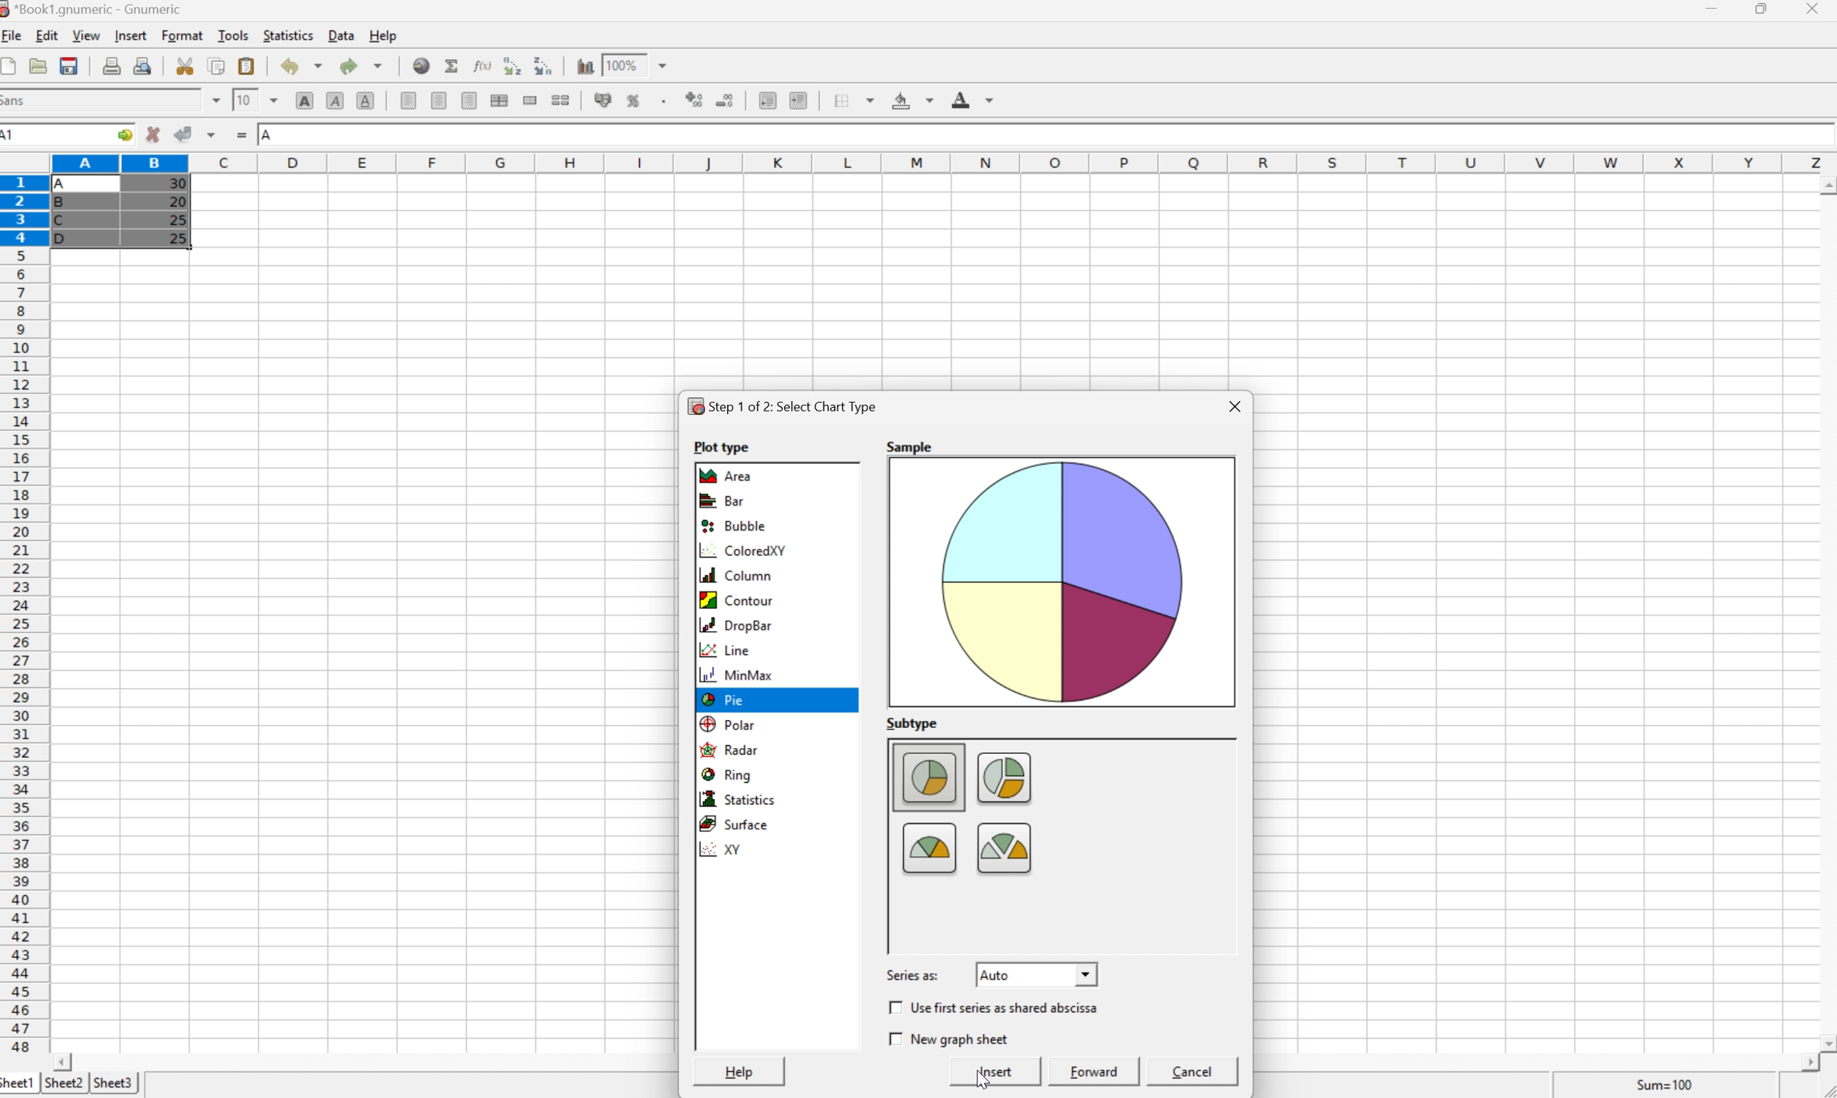 The height and width of the screenshot is (1098, 1837). Describe the element at coordinates (181, 238) in the screenshot. I see `25` at that location.